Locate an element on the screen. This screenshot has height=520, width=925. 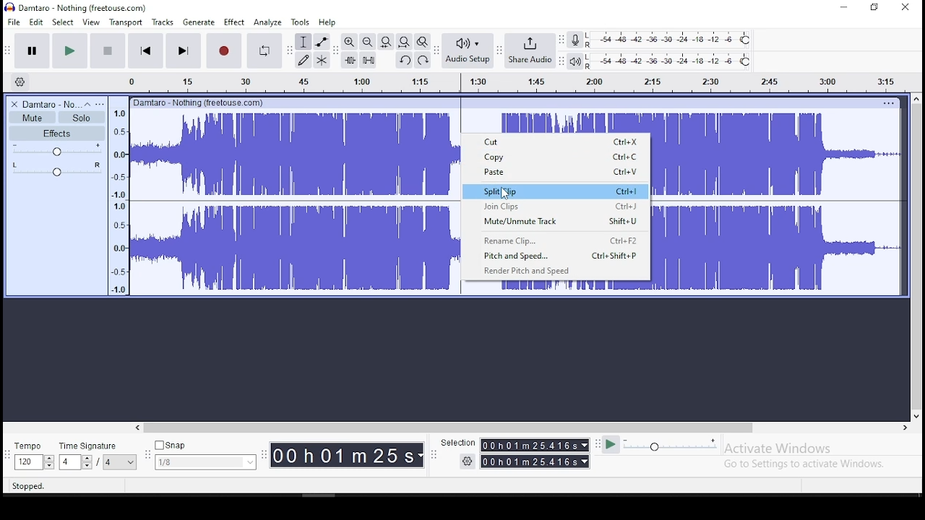
options is located at coordinates (887, 103).